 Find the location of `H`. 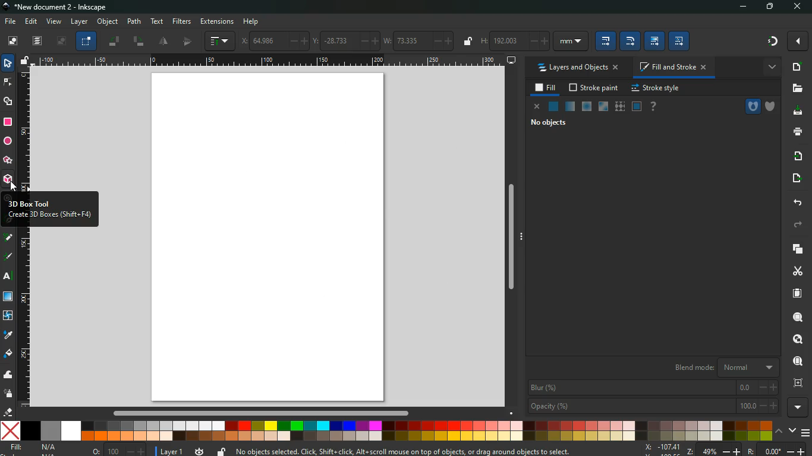

H is located at coordinates (514, 41).